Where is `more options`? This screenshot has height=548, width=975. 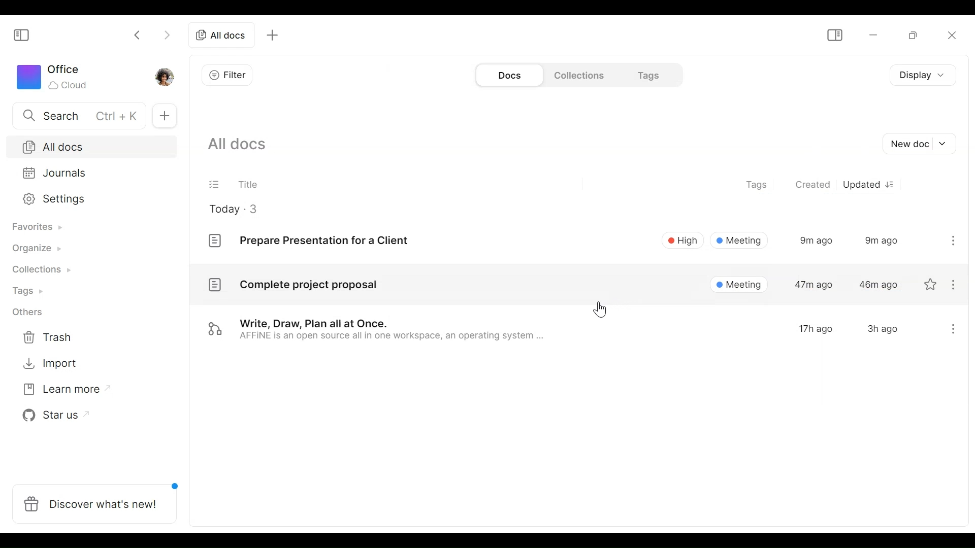
more options is located at coordinates (954, 286).